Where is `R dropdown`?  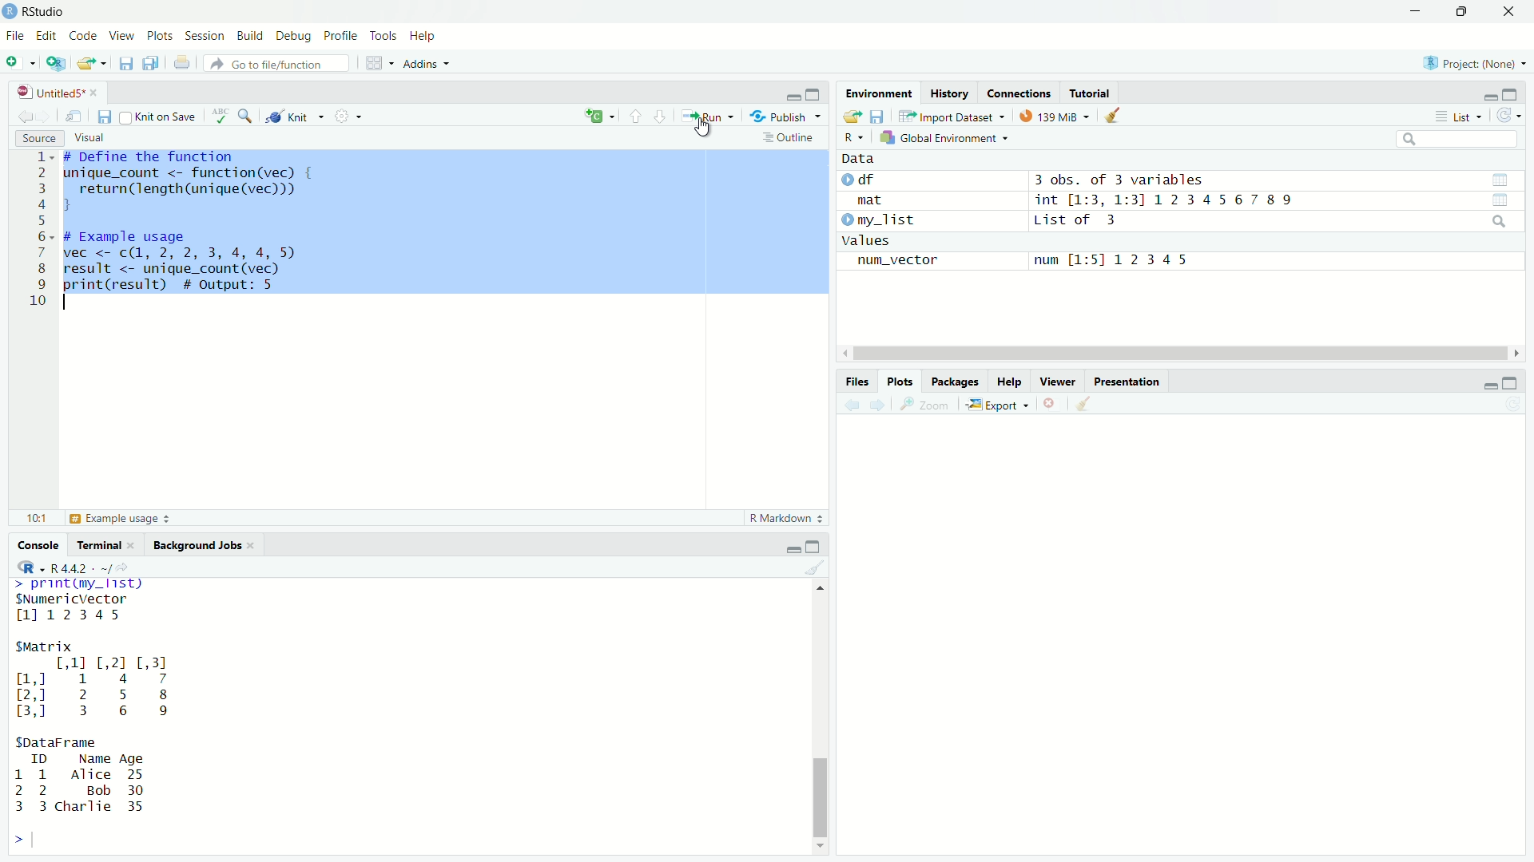 R dropdown is located at coordinates (857, 134).